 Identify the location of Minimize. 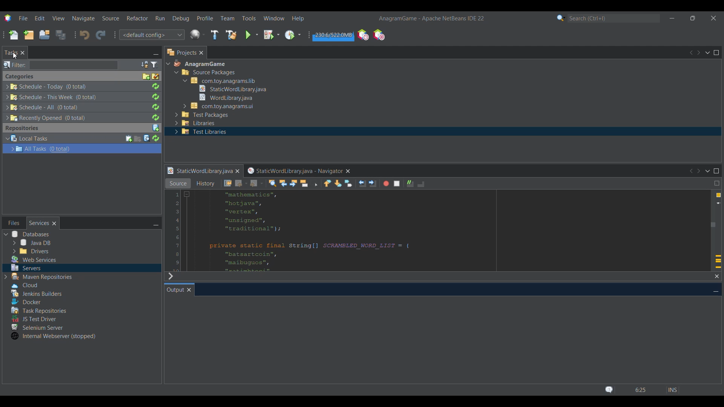
(672, 18).